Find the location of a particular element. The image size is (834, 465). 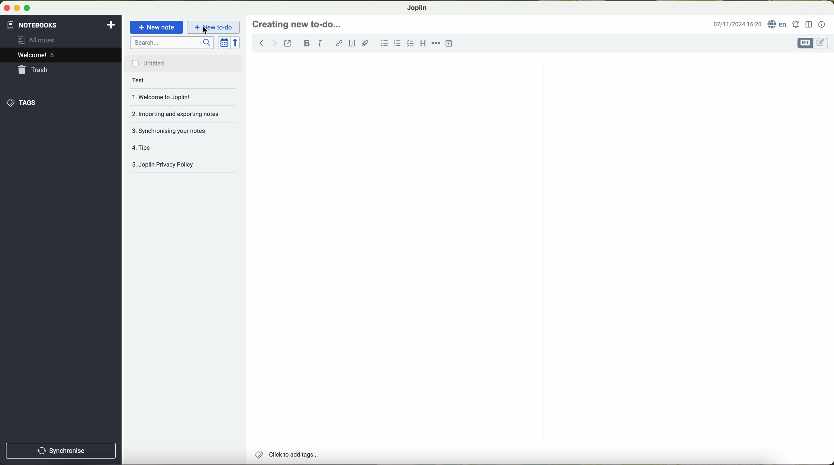

toggle external editing is located at coordinates (288, 43).